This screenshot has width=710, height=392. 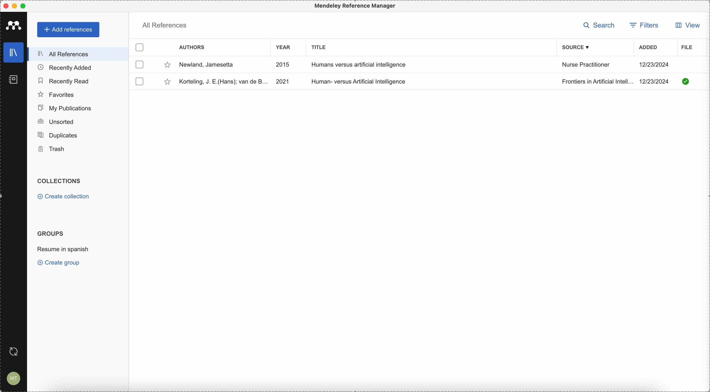 What do you see at coordinates (645, 25) in the screenshot?
I see `filters` at bounding box center [645, 25].